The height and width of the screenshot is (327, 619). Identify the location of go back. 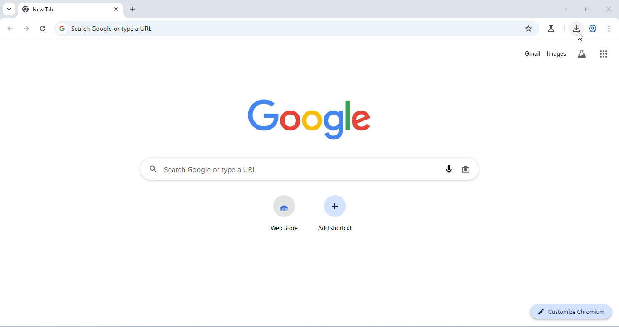
(12, 29).